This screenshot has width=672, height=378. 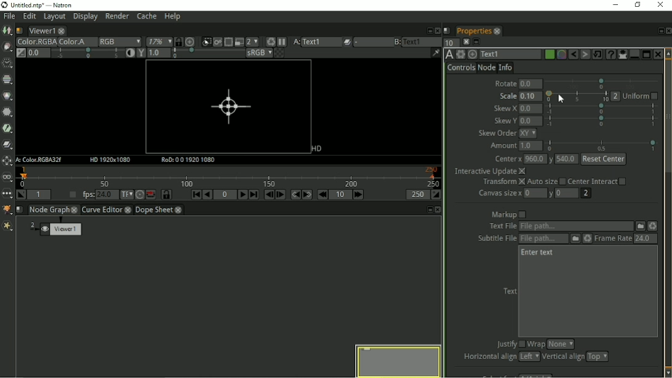 What do you see at coordinates (509, 214) in the screenshot?
I see `Markup` at bounding box center [509, 214].